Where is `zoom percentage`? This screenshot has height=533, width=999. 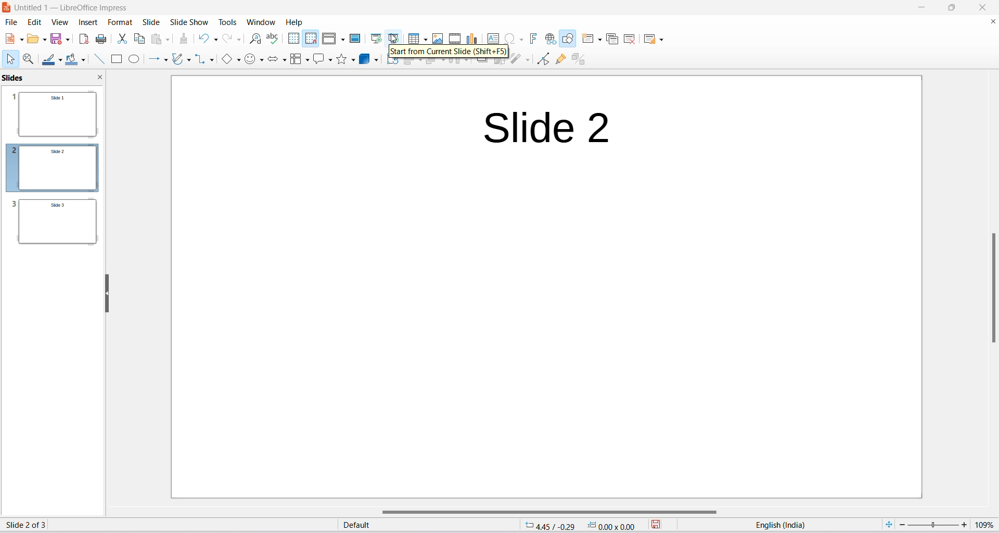
zoom percentage is located at coordinates (987, 525).